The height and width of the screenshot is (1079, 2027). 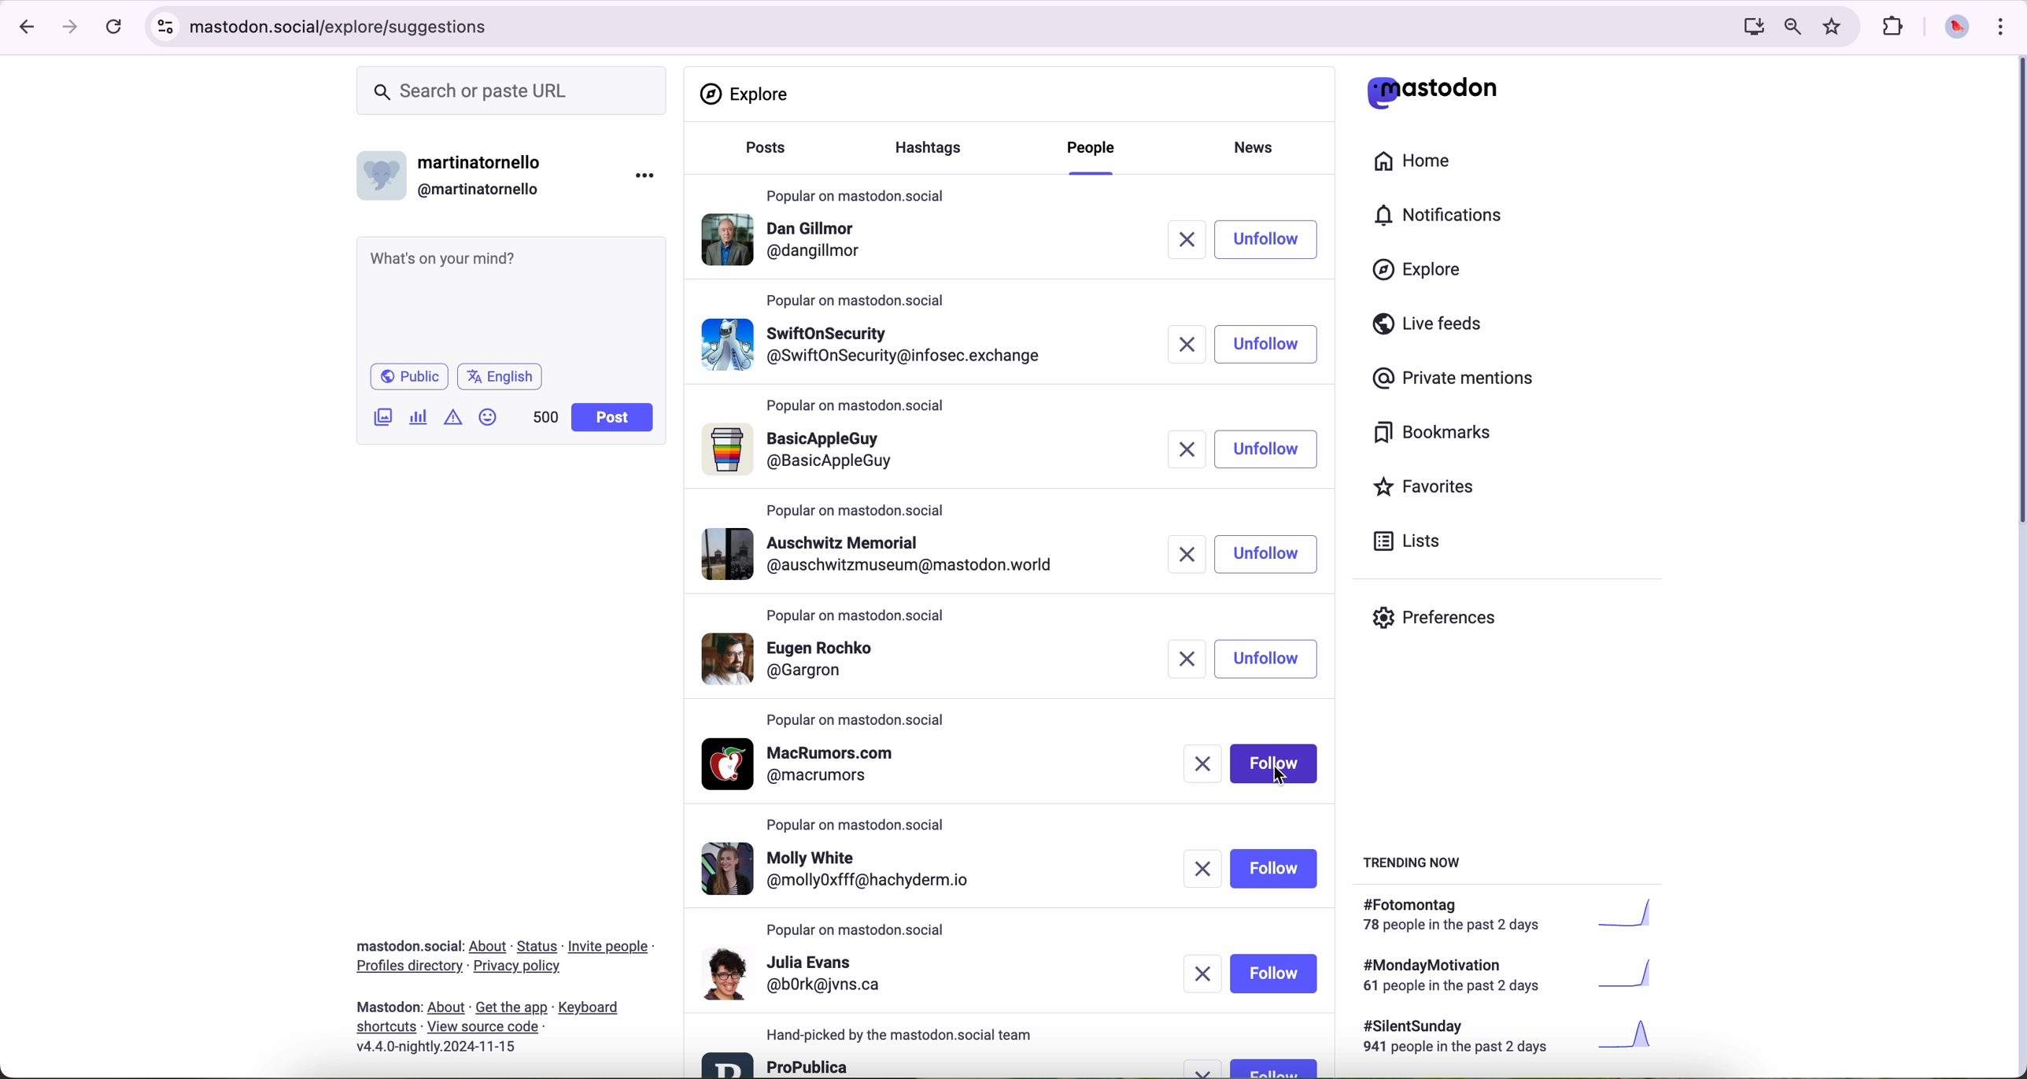 I want to click on what's on your mind?, so click(x=509, y=297).